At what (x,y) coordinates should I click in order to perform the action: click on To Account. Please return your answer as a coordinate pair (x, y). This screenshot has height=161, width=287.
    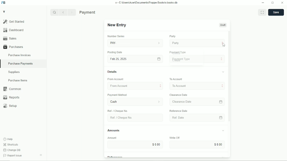
    Looking at the image, I should click on (196, 86).